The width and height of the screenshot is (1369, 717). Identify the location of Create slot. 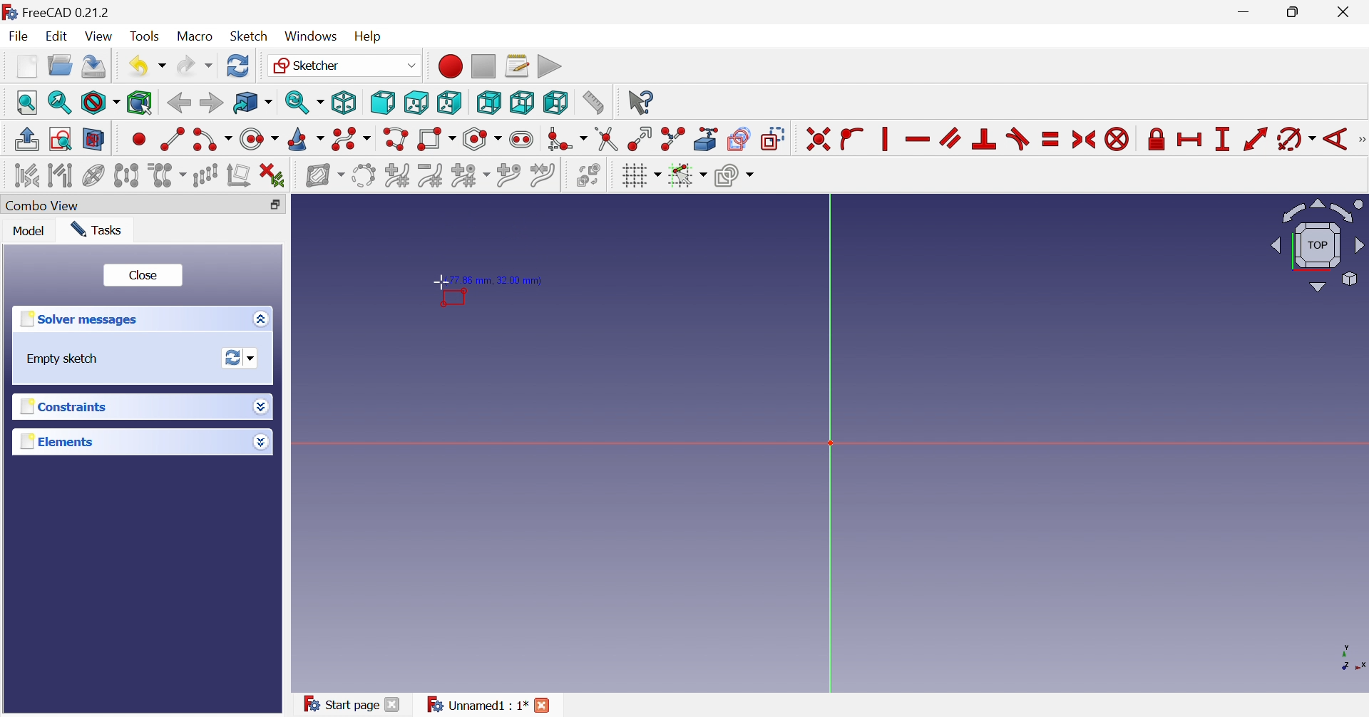
(523, 140).